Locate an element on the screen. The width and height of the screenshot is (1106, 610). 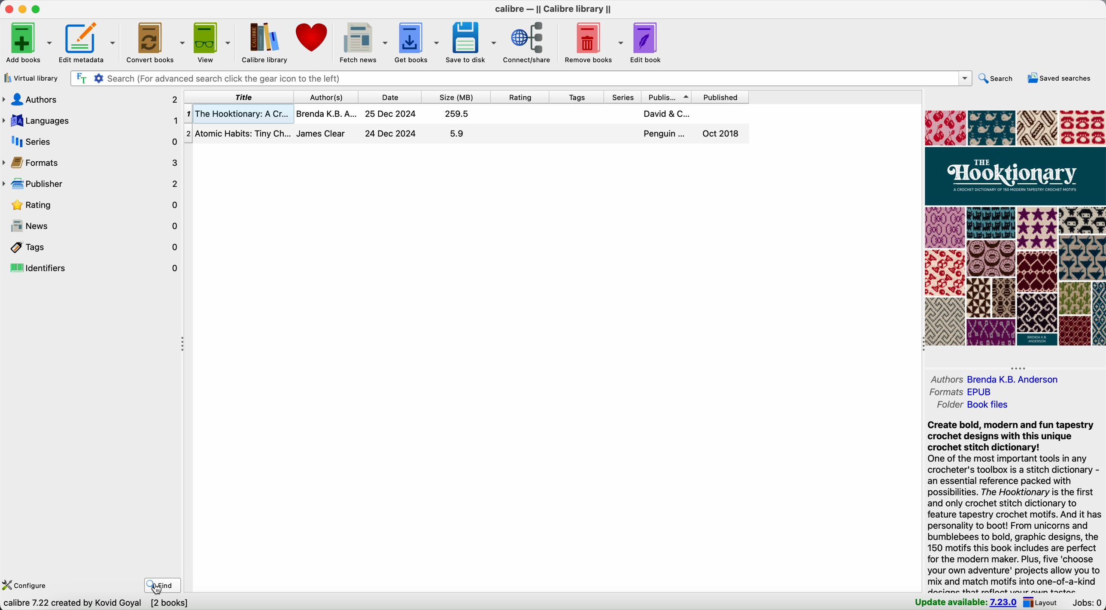
saved searches is located at coordinates (1060, 78).